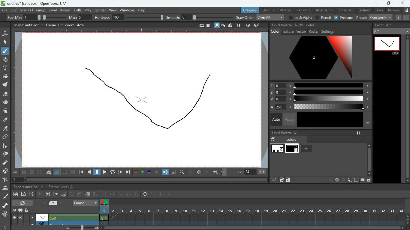  What do you see at coordinates (368, 124) in the screenshot?
I see `menu` at bounding box center [368, 124].